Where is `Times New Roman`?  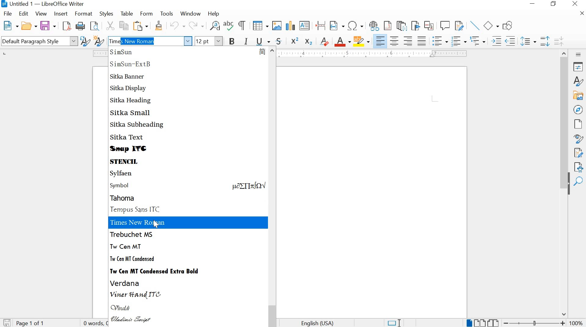
Times New Roman is located at coordinates (131, 40).